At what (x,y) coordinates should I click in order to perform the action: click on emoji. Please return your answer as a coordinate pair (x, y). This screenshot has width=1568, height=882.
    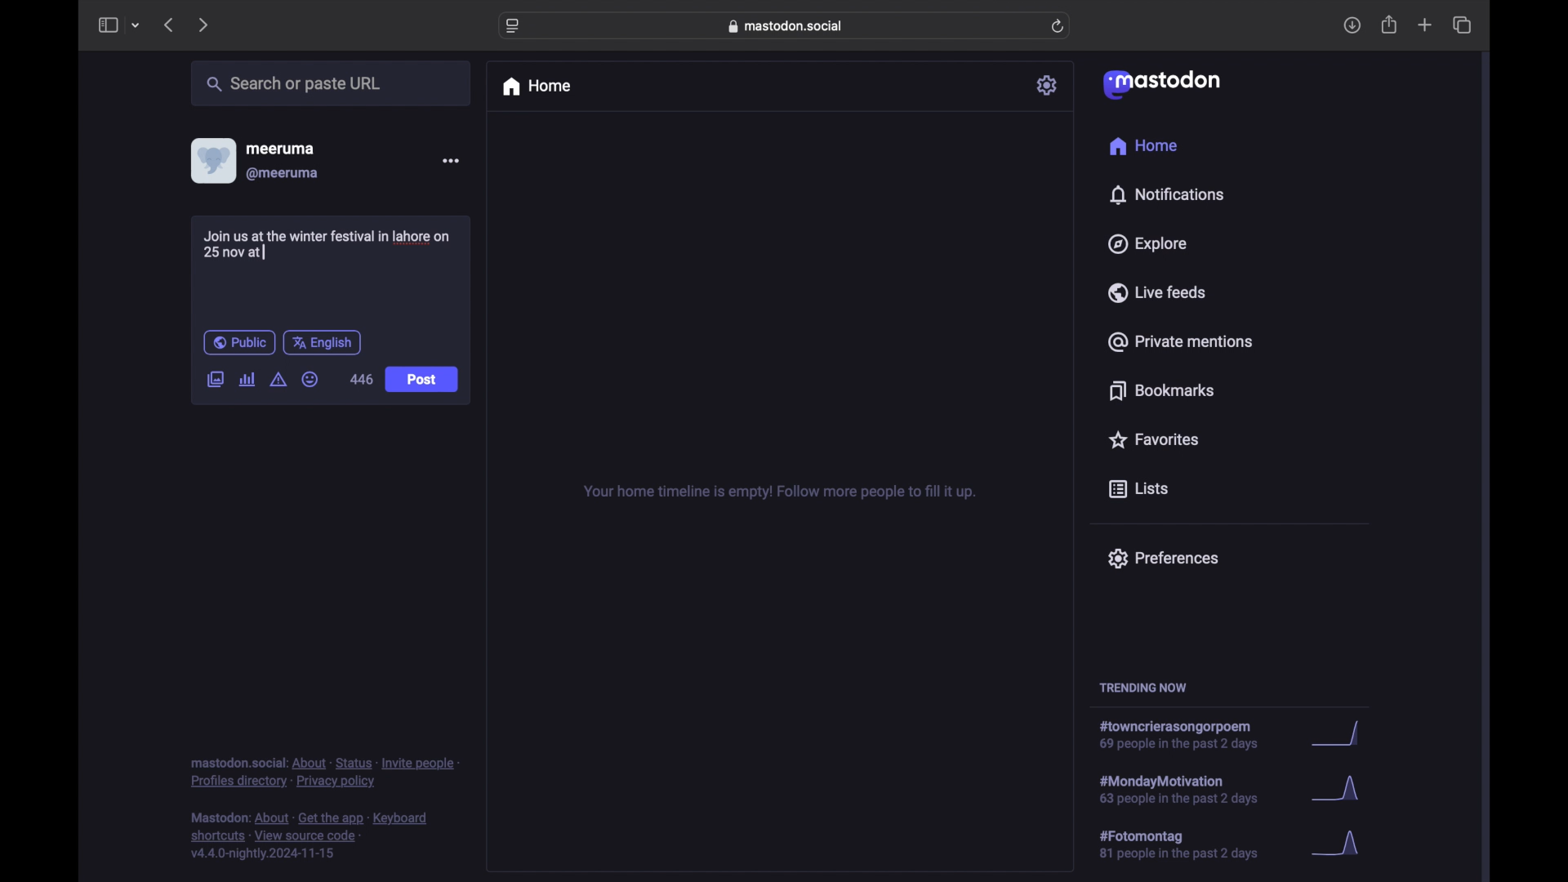
    Looking at the image, I should click on (310, 380).